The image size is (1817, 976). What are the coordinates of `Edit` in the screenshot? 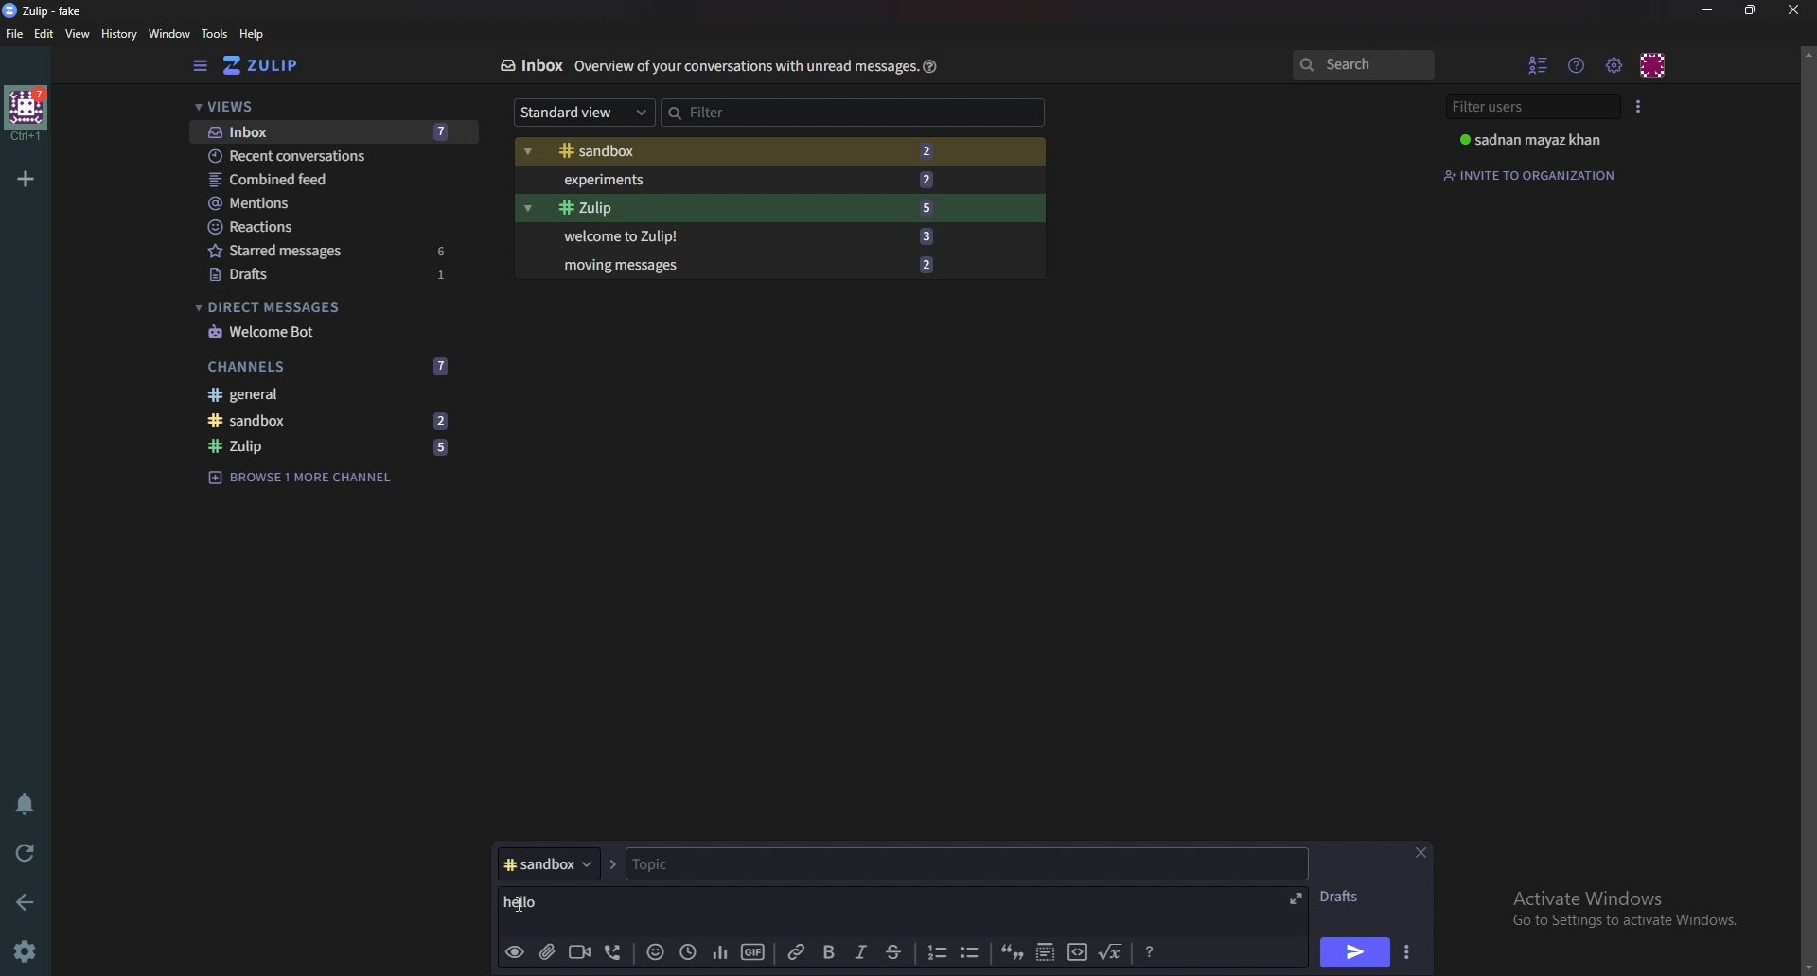 It's located at (44, 37).